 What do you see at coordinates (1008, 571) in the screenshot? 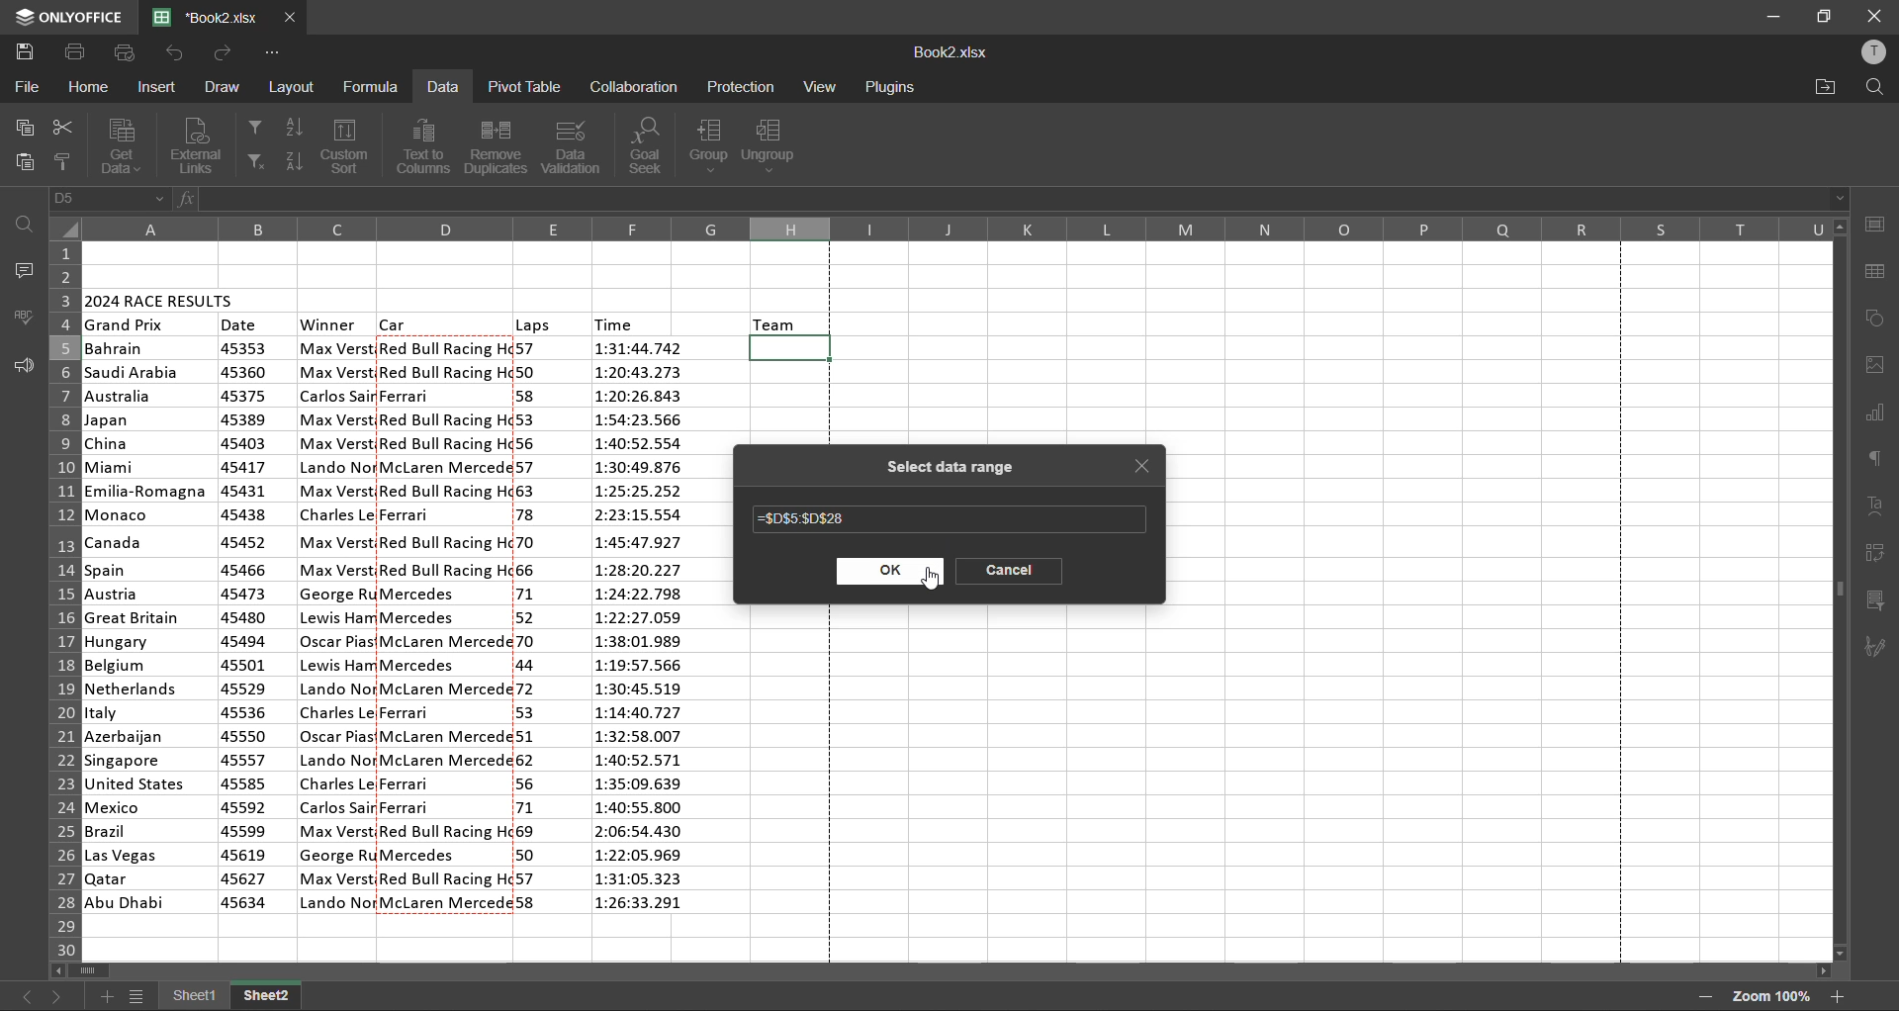
I see `cancel` at bounding box center [1008, 571].